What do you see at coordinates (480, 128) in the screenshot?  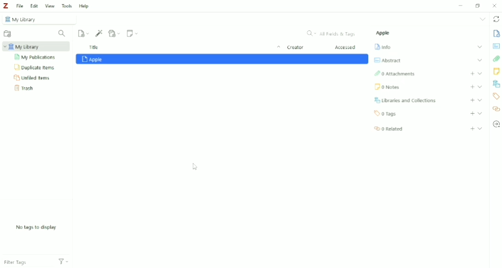 I see `Expand section` at bounding box center [480, 128].